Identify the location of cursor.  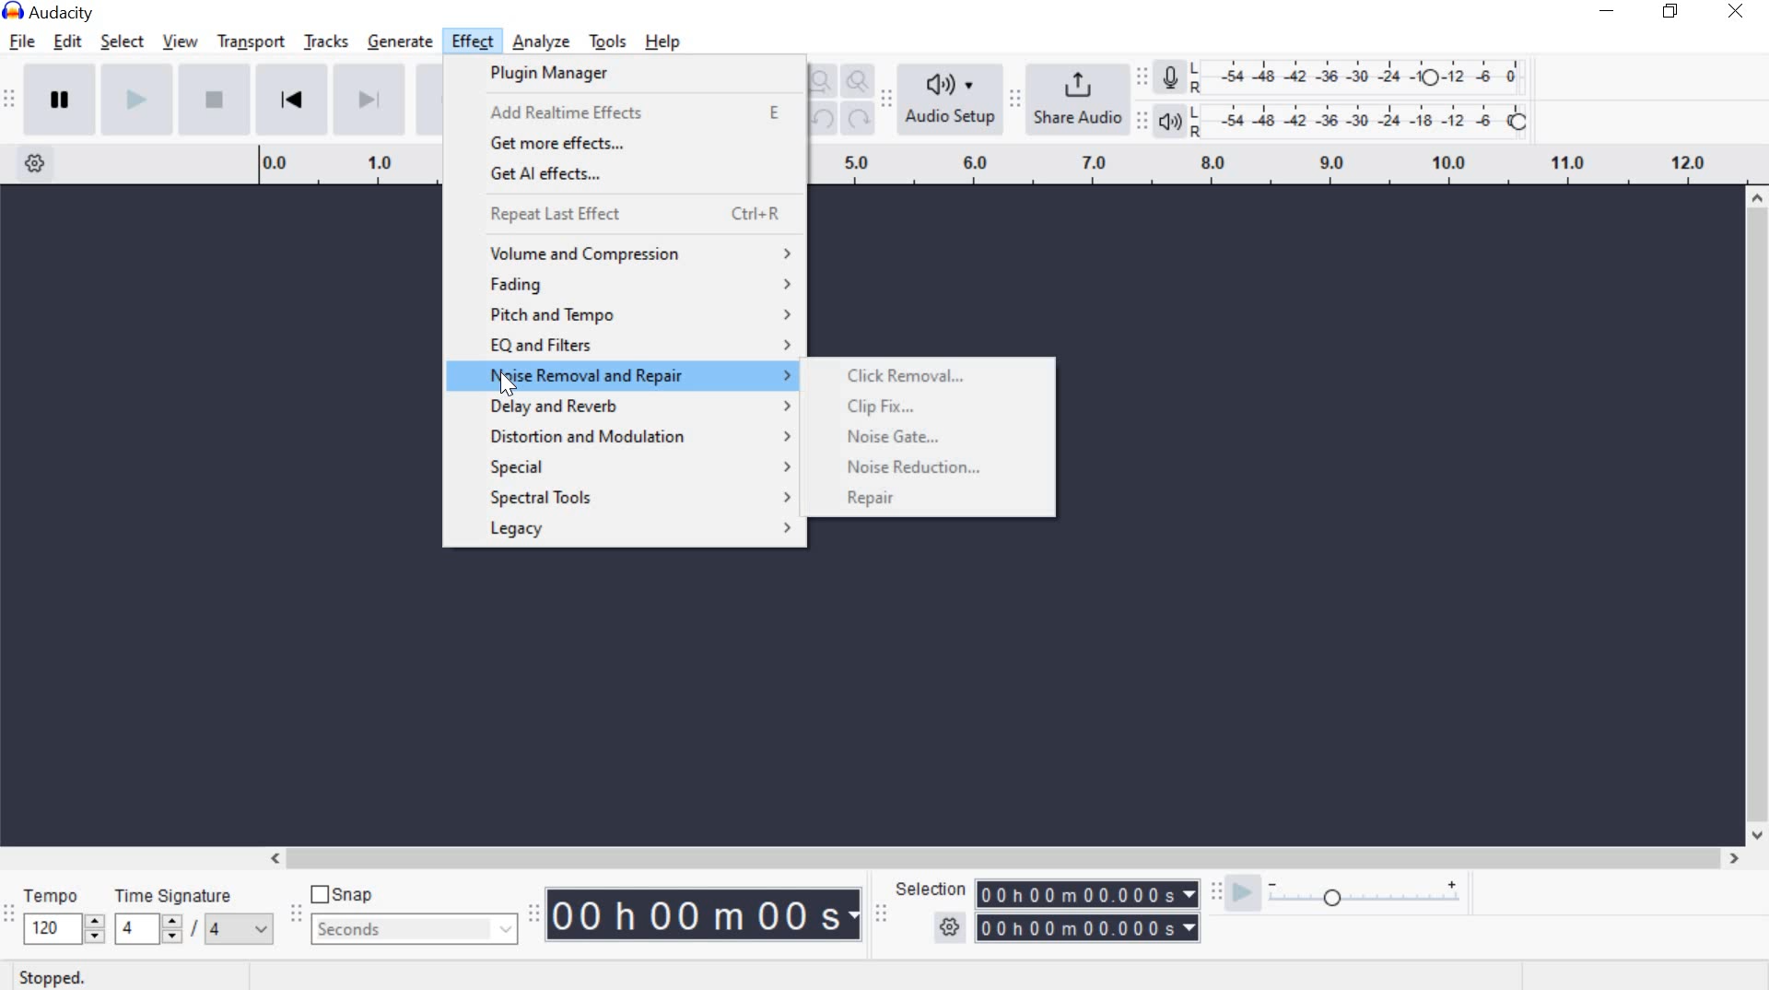
(507, 383).